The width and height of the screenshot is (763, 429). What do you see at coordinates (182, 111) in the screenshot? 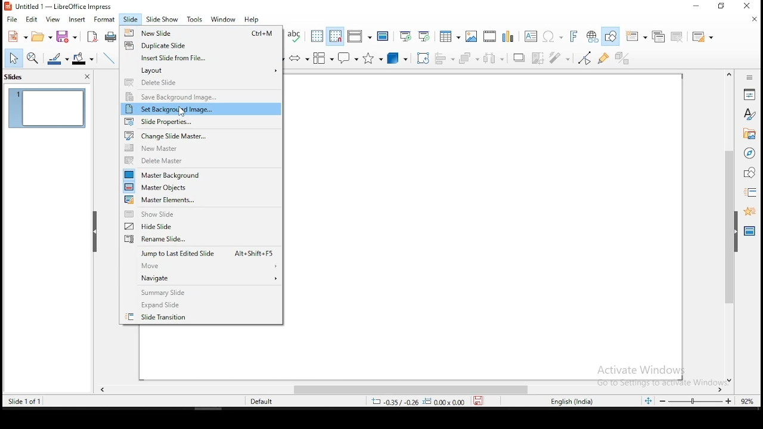
I see `cursor` at bounding box center [182, 111].